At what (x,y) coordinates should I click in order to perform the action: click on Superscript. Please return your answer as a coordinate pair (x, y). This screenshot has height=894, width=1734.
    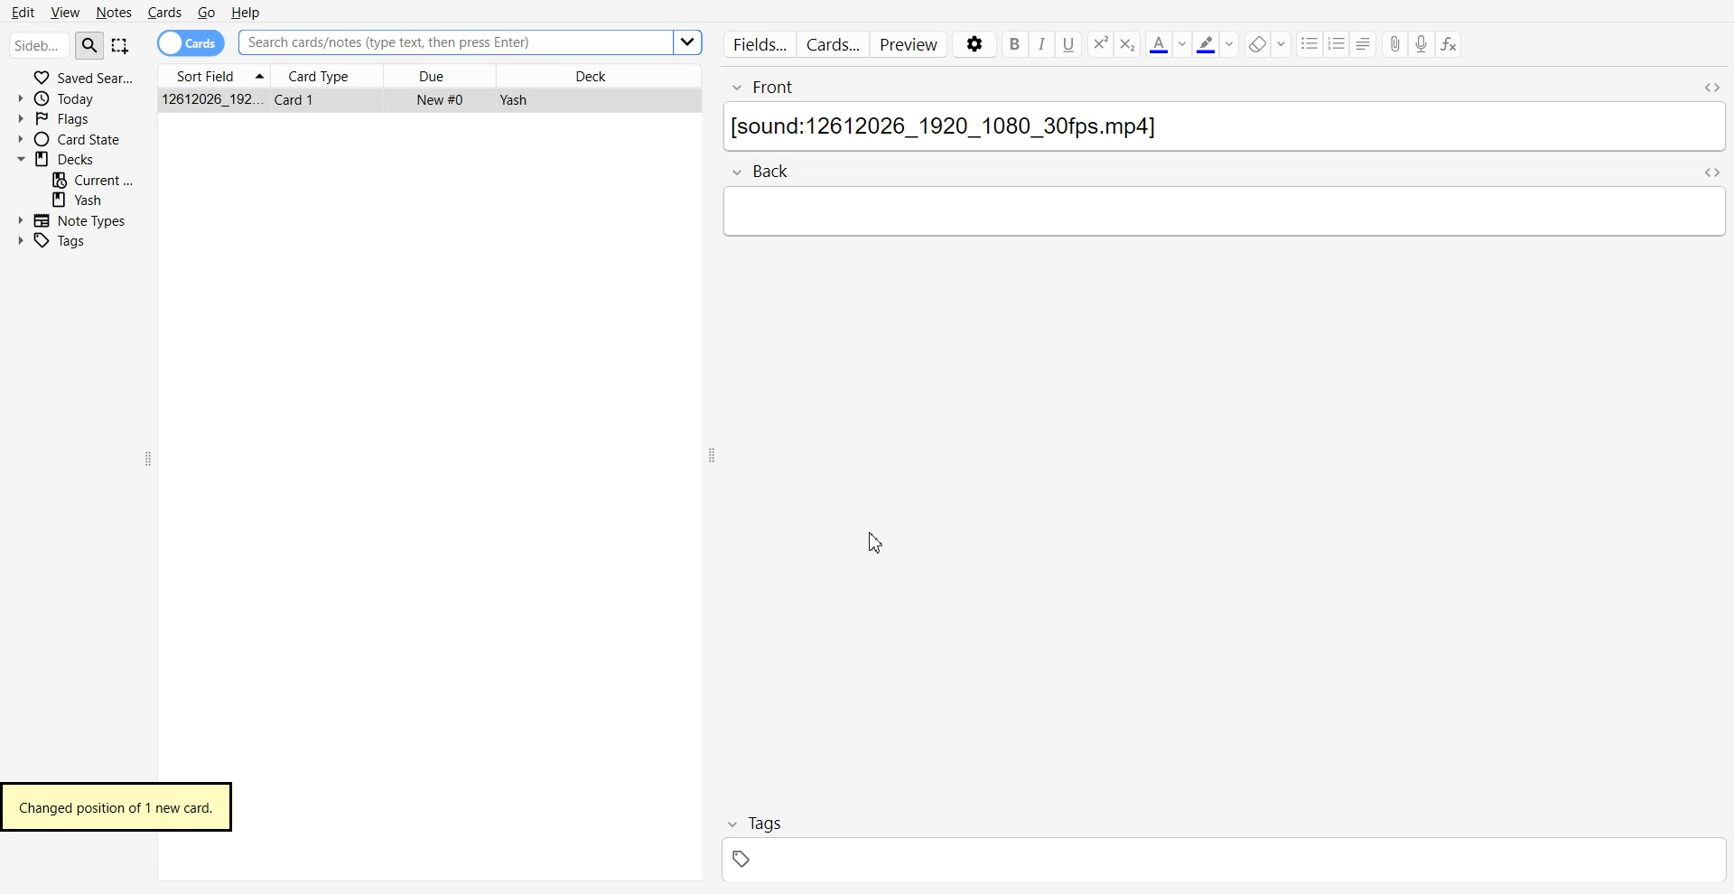
    Looking at the image, I should click on (1129, 44).